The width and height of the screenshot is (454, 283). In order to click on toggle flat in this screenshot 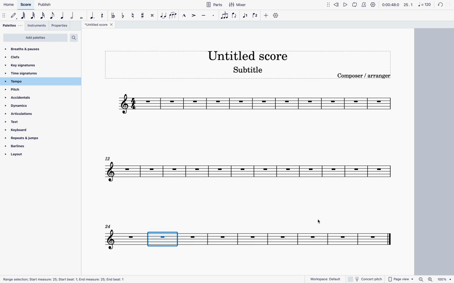, I will do `click(113, 16)`.